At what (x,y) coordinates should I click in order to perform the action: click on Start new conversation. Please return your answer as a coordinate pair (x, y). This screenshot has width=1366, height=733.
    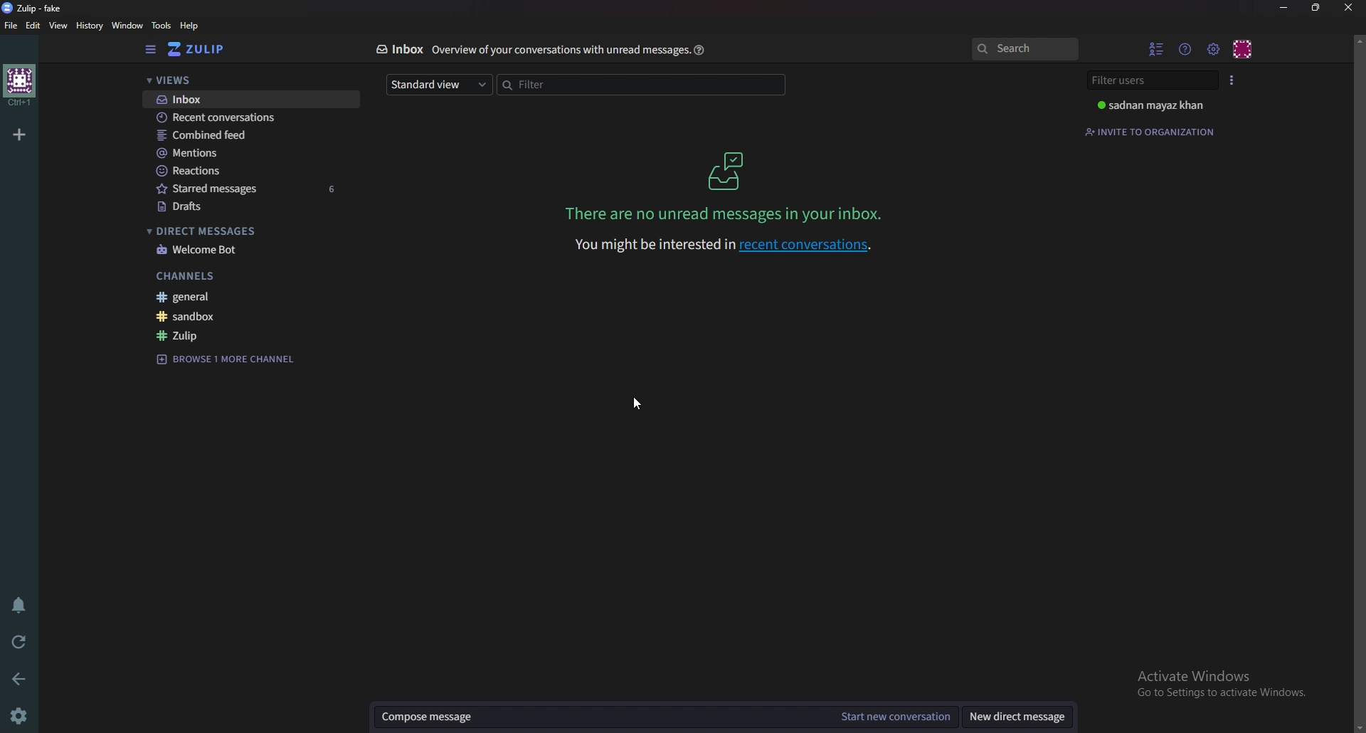
    Looking at the image, I should click on (894, 717).